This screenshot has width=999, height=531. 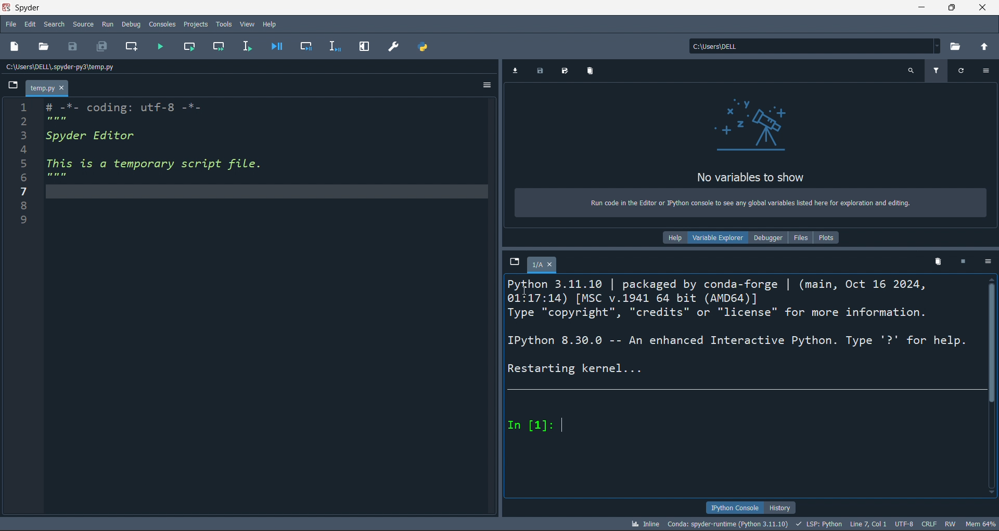 What do you see at coordinates (221, 47) in the screenshot?
I see `run cell and move` at bounding box center [221, 47].